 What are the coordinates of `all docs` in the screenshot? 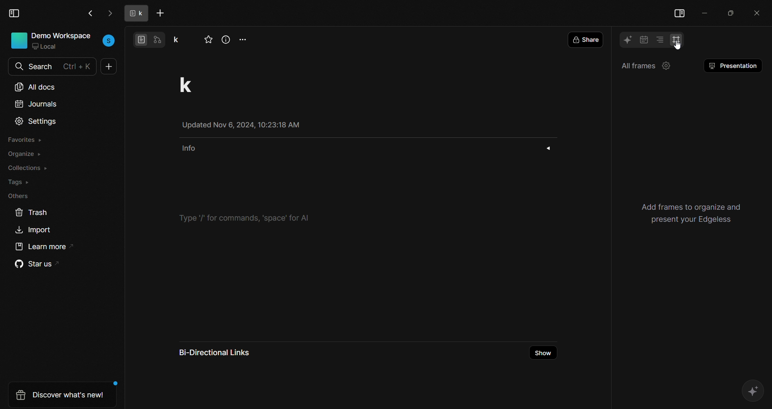 It's located at (35, 85).